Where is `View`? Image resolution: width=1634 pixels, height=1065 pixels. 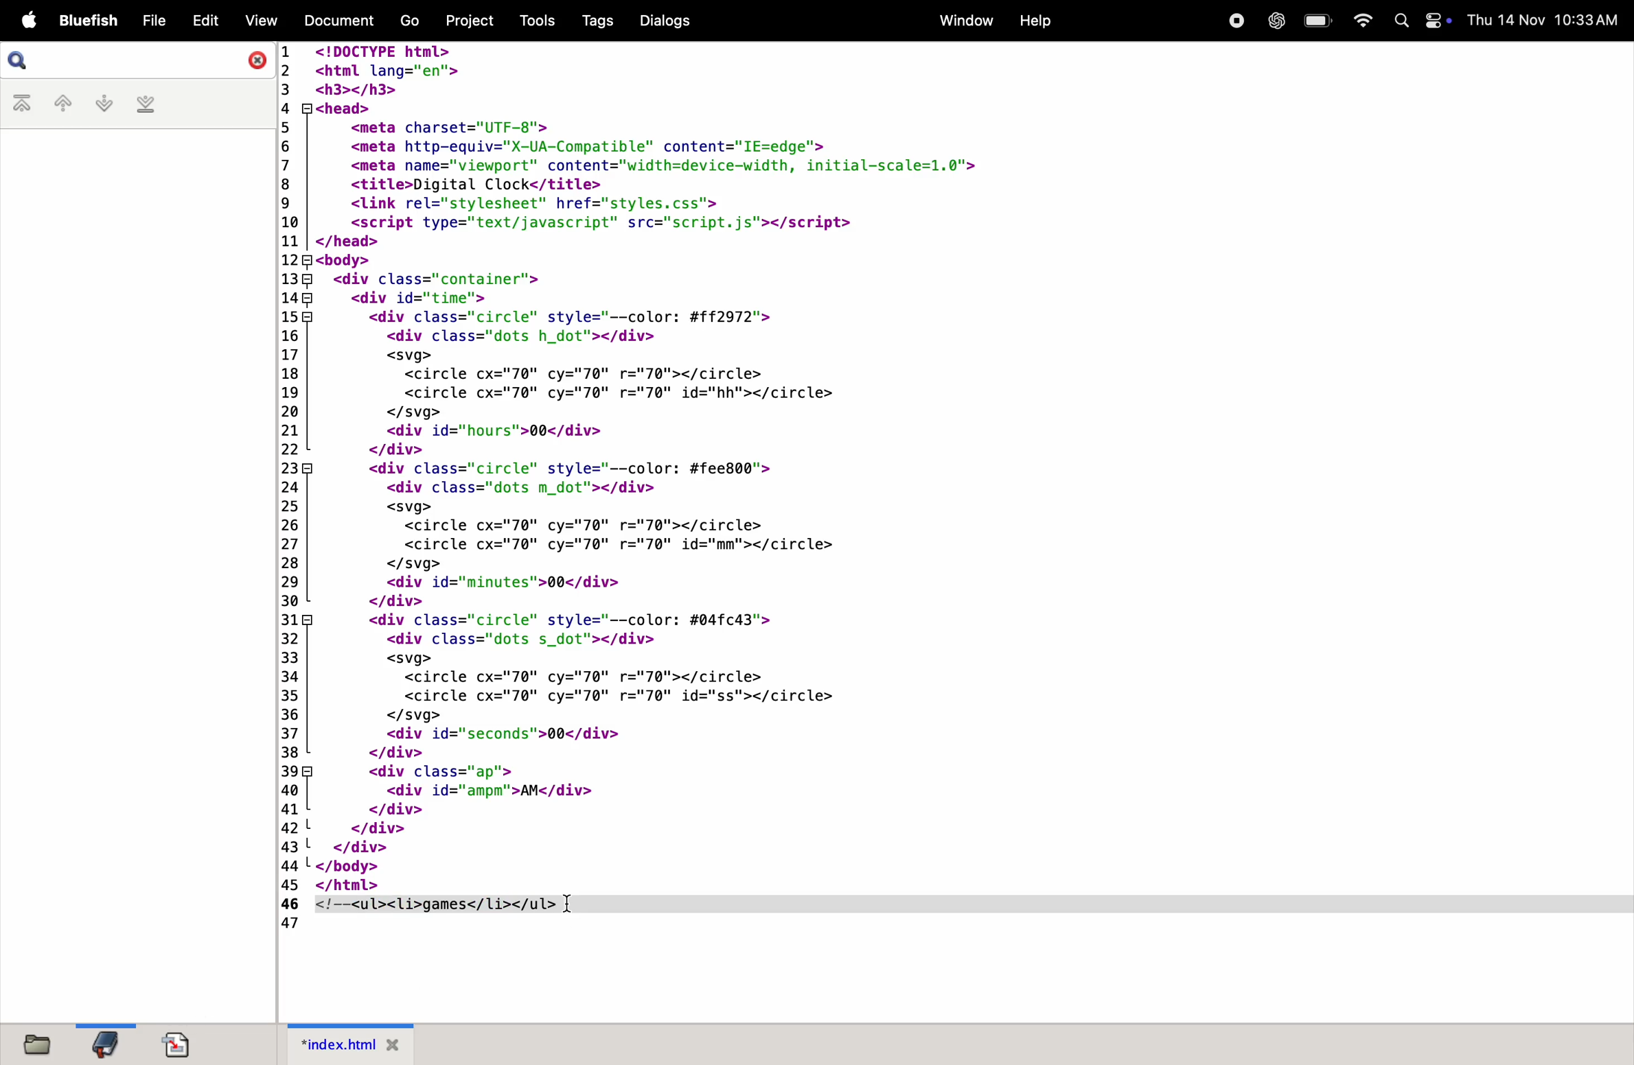
View is located at coordinates (261, 21).